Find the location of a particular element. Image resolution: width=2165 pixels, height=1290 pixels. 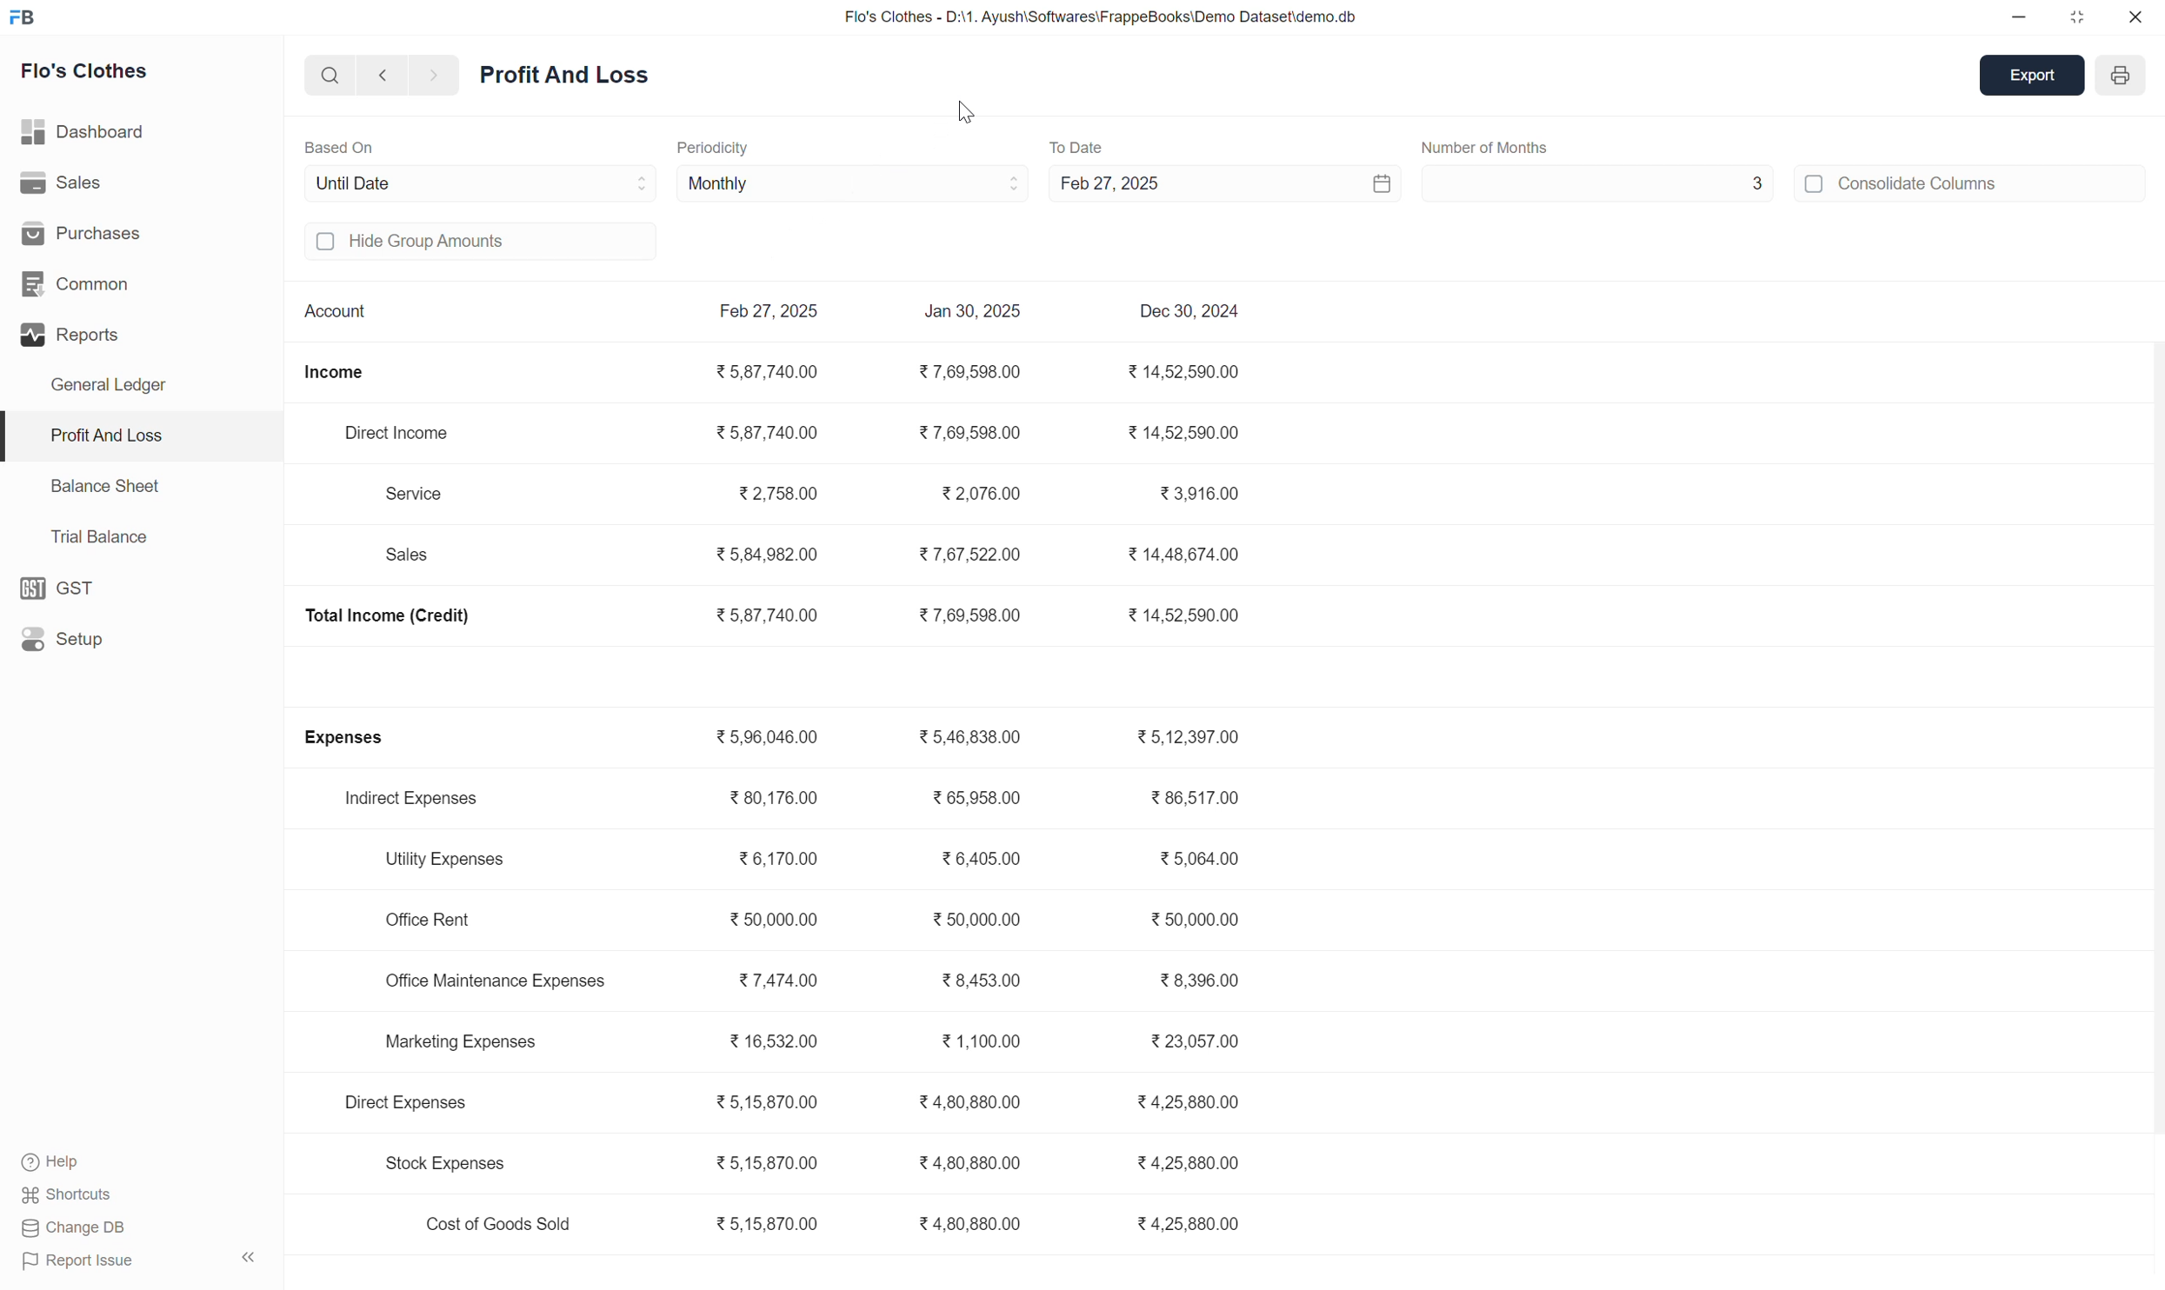

Balance Sheet is located at coordinates (108, 494).